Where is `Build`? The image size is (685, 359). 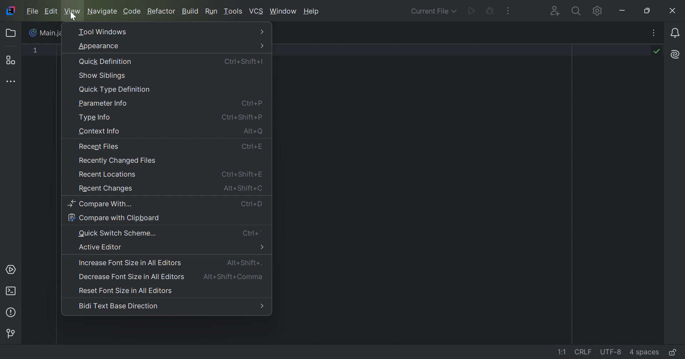 Build is located at coordinates (191, 12).